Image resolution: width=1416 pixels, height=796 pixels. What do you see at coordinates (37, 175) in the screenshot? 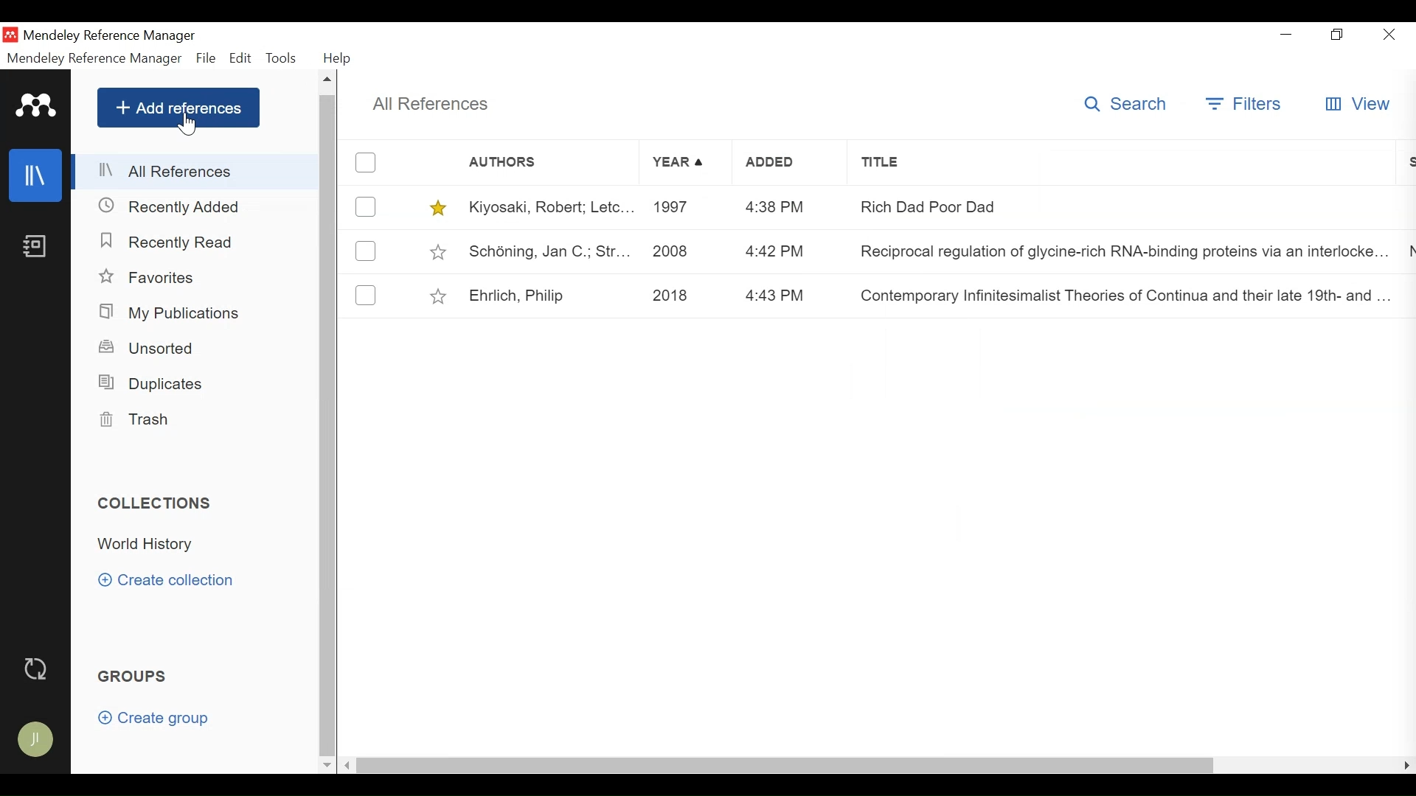
I see `Library` at bounding box center [37, 175].